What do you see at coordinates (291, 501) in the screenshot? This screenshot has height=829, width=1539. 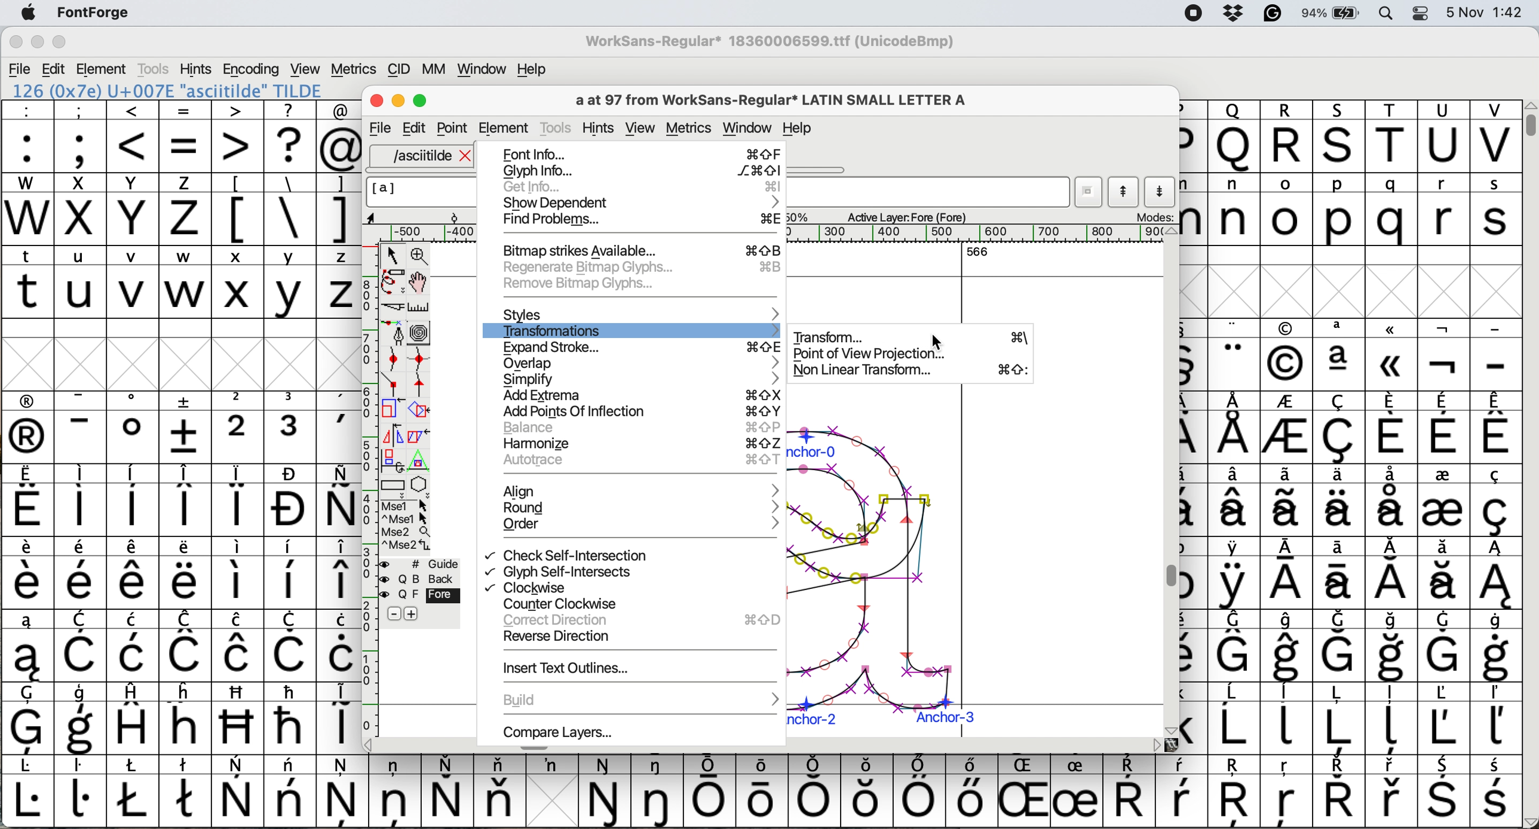 I see `symbol` at bounding box center [291, 501].